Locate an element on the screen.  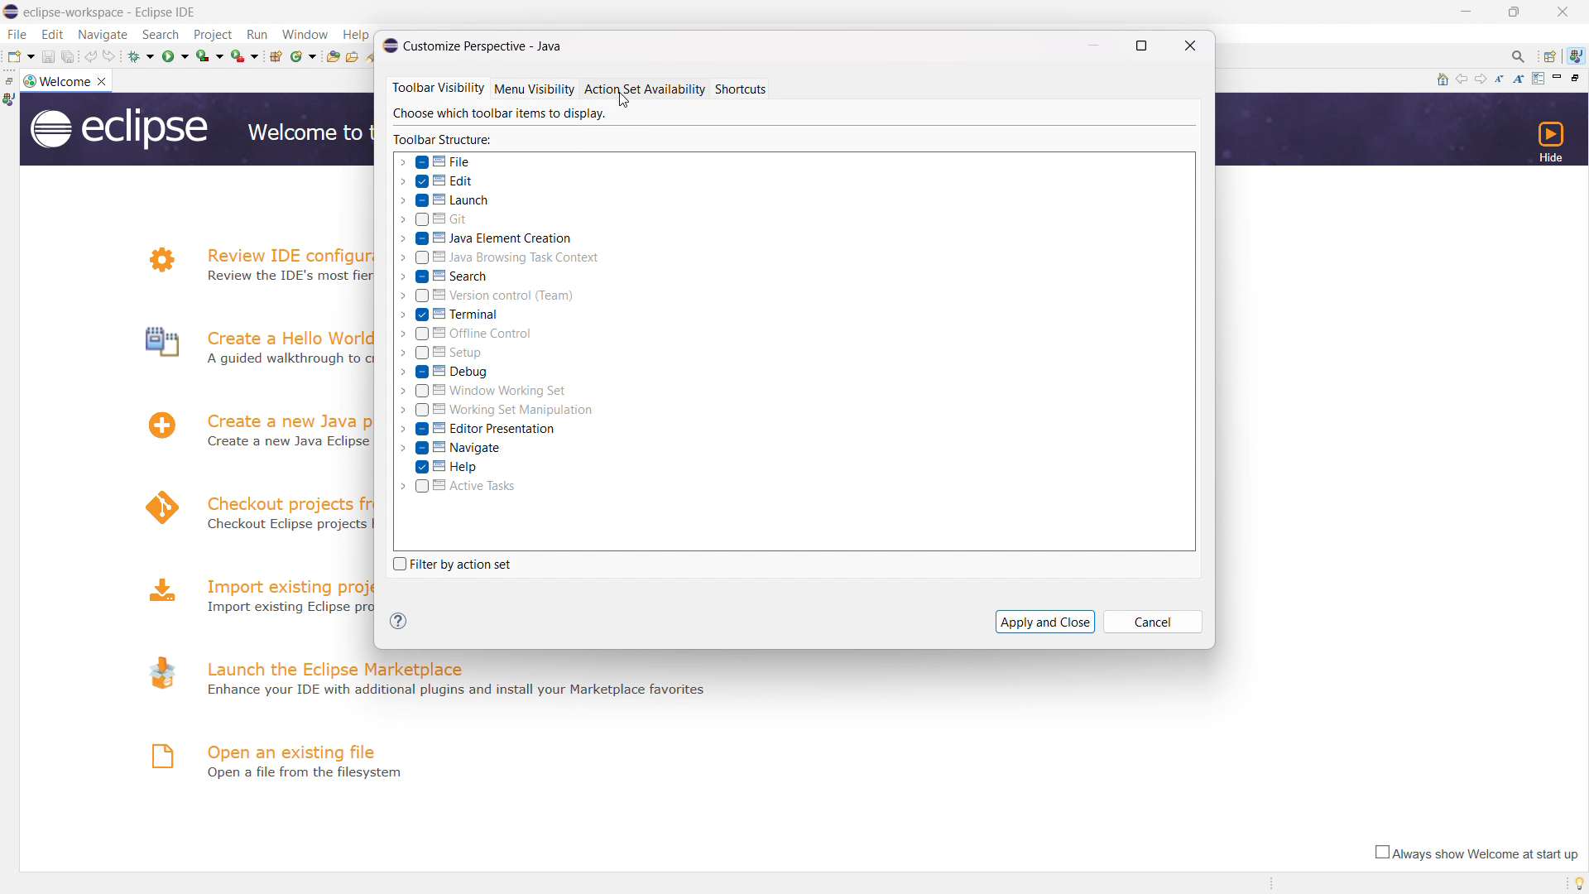
a | Choose which toolbar items to display. is located at coordinates (500, 113).